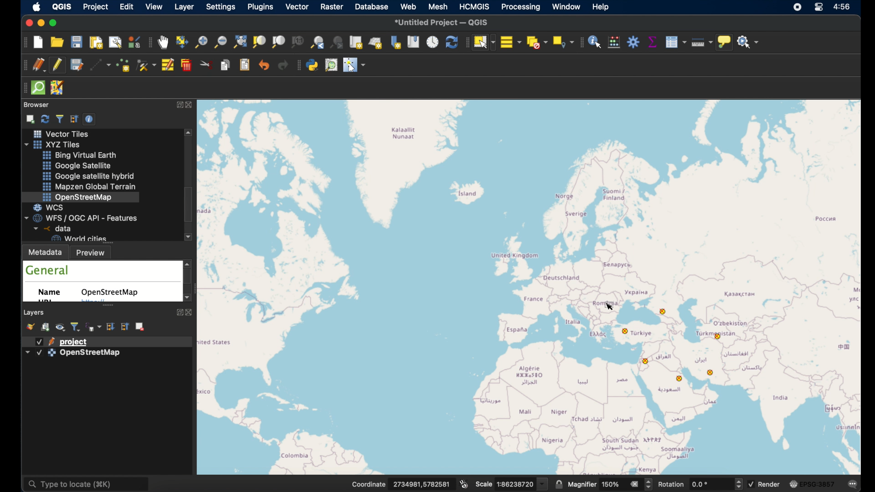 The height and width of the screenshot is (492, 875). Describe the element at coordinates (679, 379) in the screenshot. I see `point feature` at that location.